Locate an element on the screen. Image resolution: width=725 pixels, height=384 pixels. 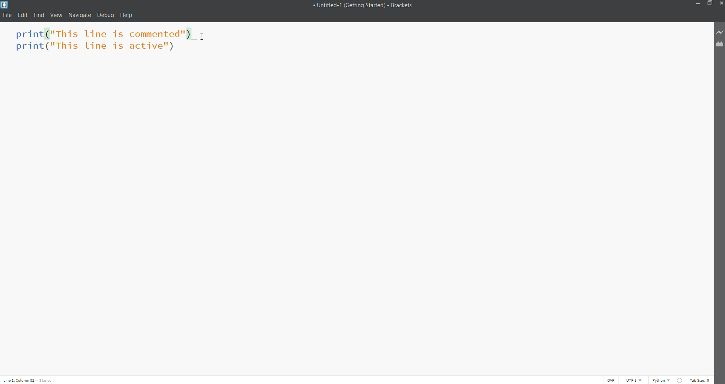
OVR is located at coordinates (612, 380).